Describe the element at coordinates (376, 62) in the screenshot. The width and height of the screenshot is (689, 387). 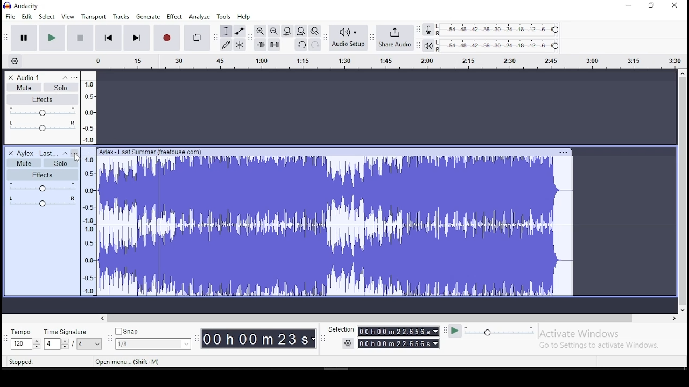
I see `open menu` at that location.